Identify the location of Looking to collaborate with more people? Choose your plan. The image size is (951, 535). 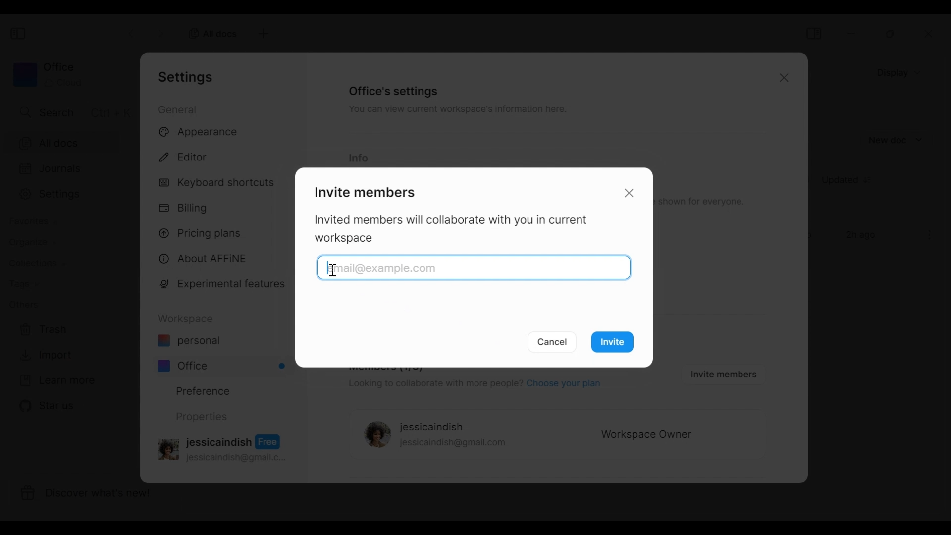
(473, 385).